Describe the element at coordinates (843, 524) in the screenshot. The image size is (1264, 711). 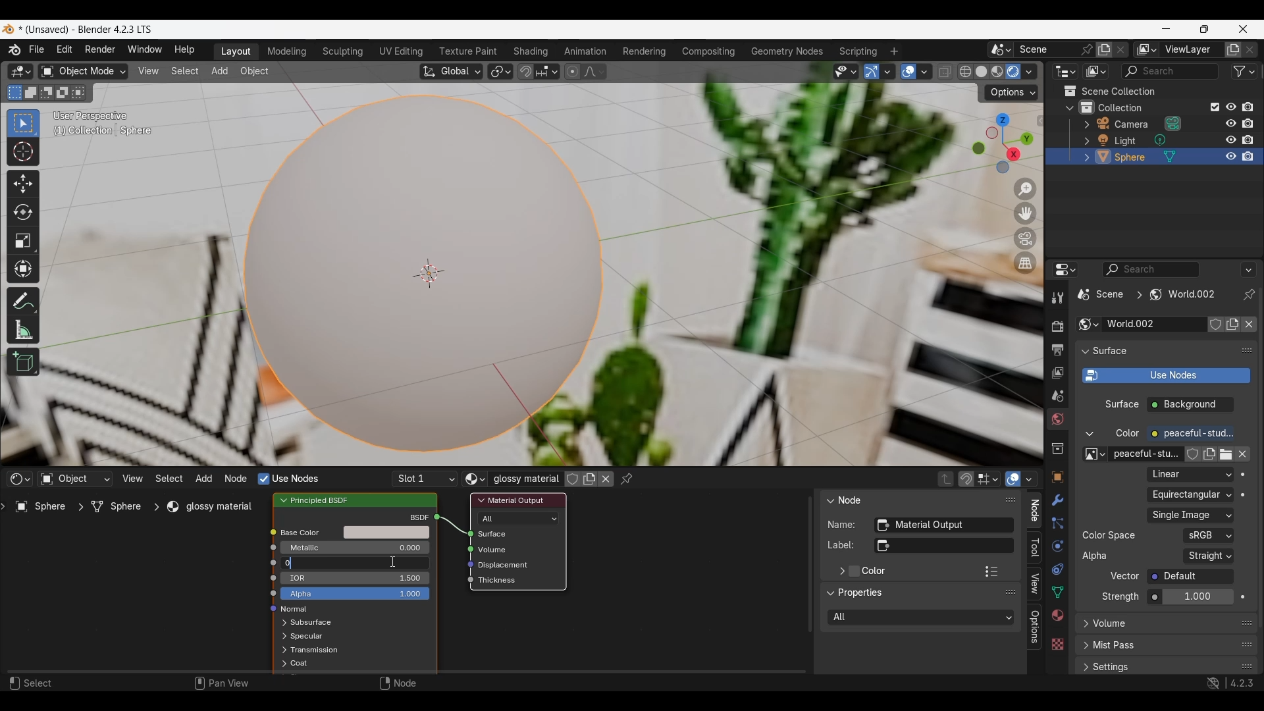
I see `Name:` at that location.